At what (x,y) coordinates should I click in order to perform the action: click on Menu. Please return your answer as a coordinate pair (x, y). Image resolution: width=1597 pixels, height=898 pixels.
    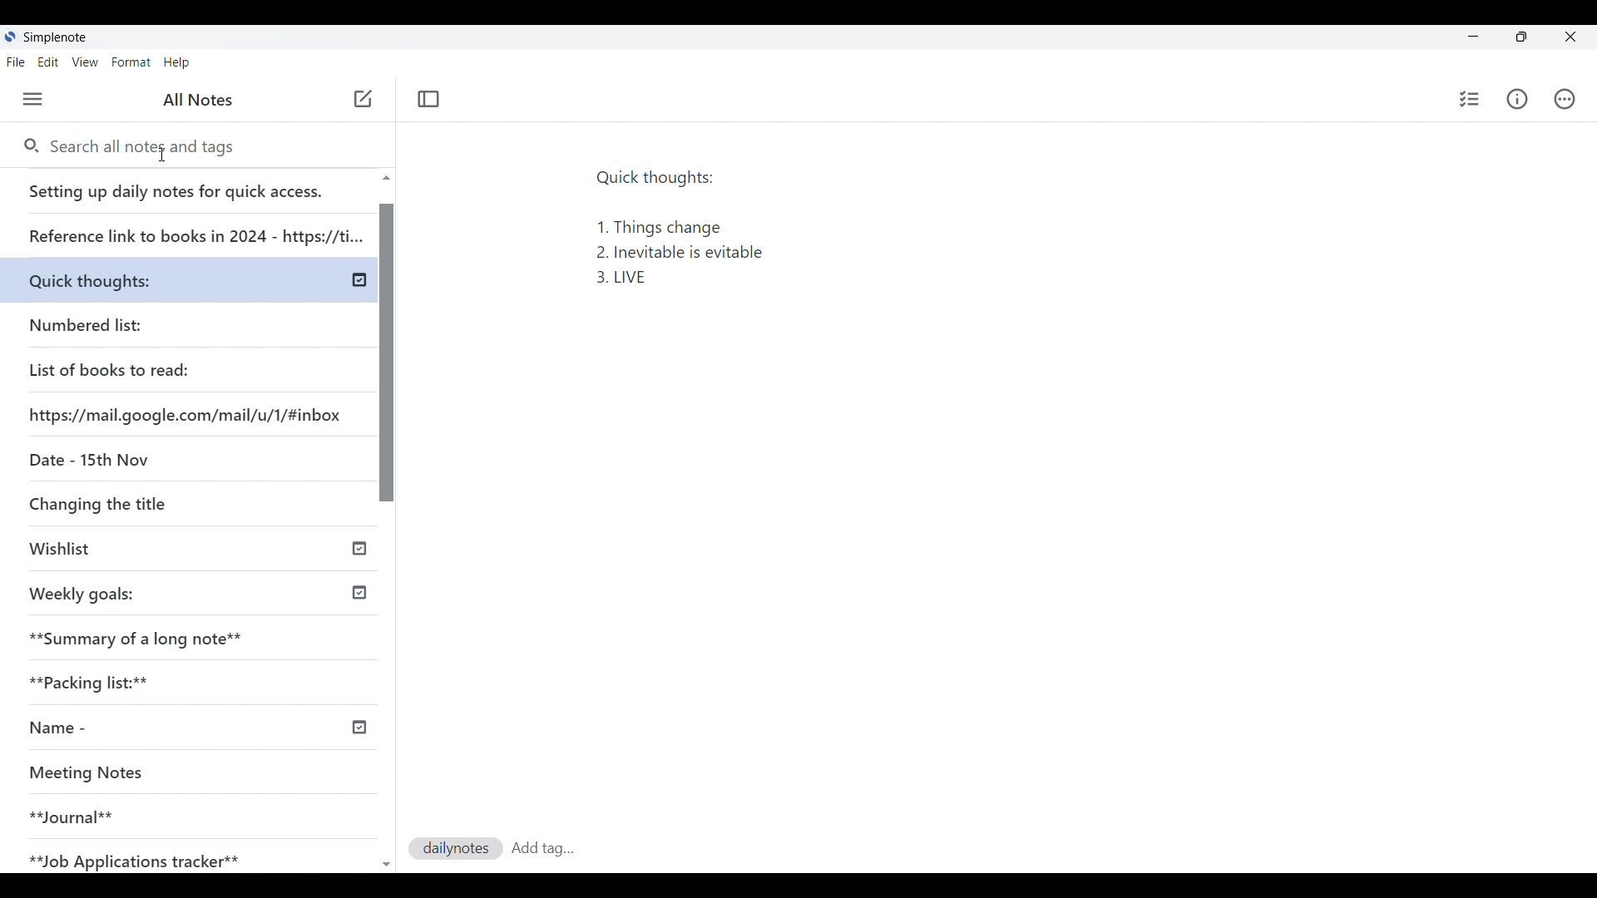
    Looking at the image, I should click on (32, 99).